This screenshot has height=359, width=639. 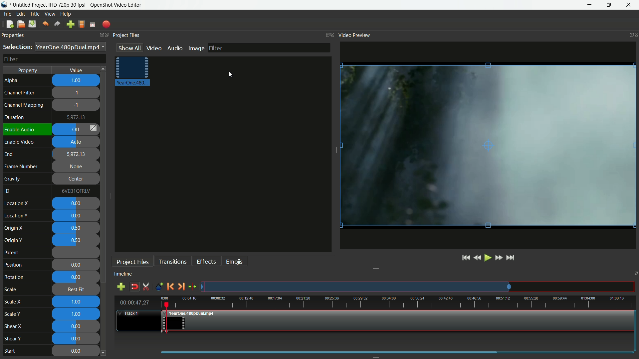 I want to click on 0.00, so click(x=76, y=278).